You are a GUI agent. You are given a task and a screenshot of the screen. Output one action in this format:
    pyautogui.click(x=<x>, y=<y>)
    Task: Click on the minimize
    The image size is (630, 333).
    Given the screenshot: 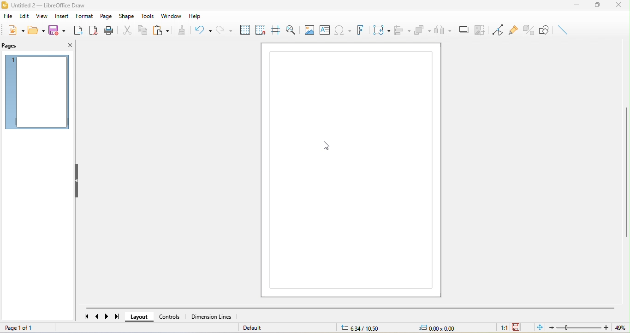 What is the action you would take?
    pyautogui.click(x=577, y=5)
    